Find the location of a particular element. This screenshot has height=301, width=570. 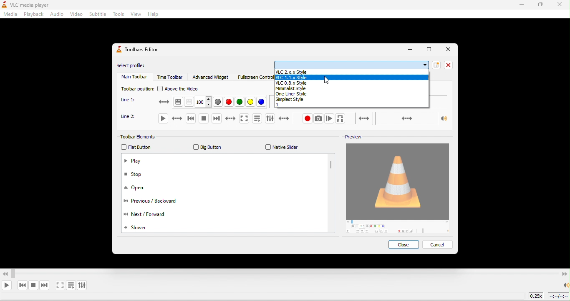

one liner style is located at coordinates (351, 93).